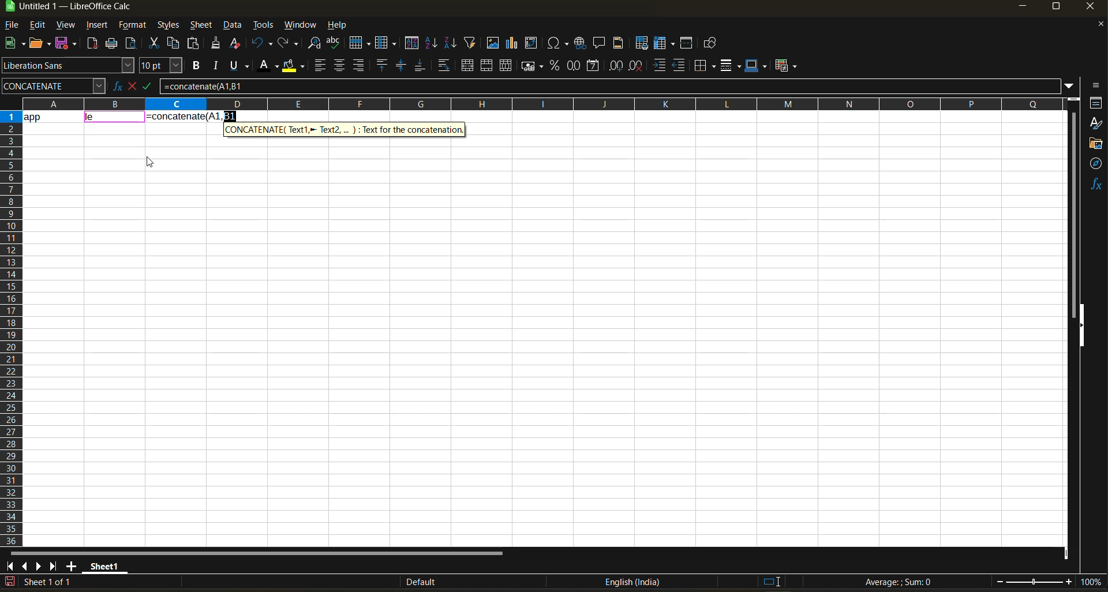  Describe the element at coordinates (293, 66) in the screenshot. I see `background color` at that location.